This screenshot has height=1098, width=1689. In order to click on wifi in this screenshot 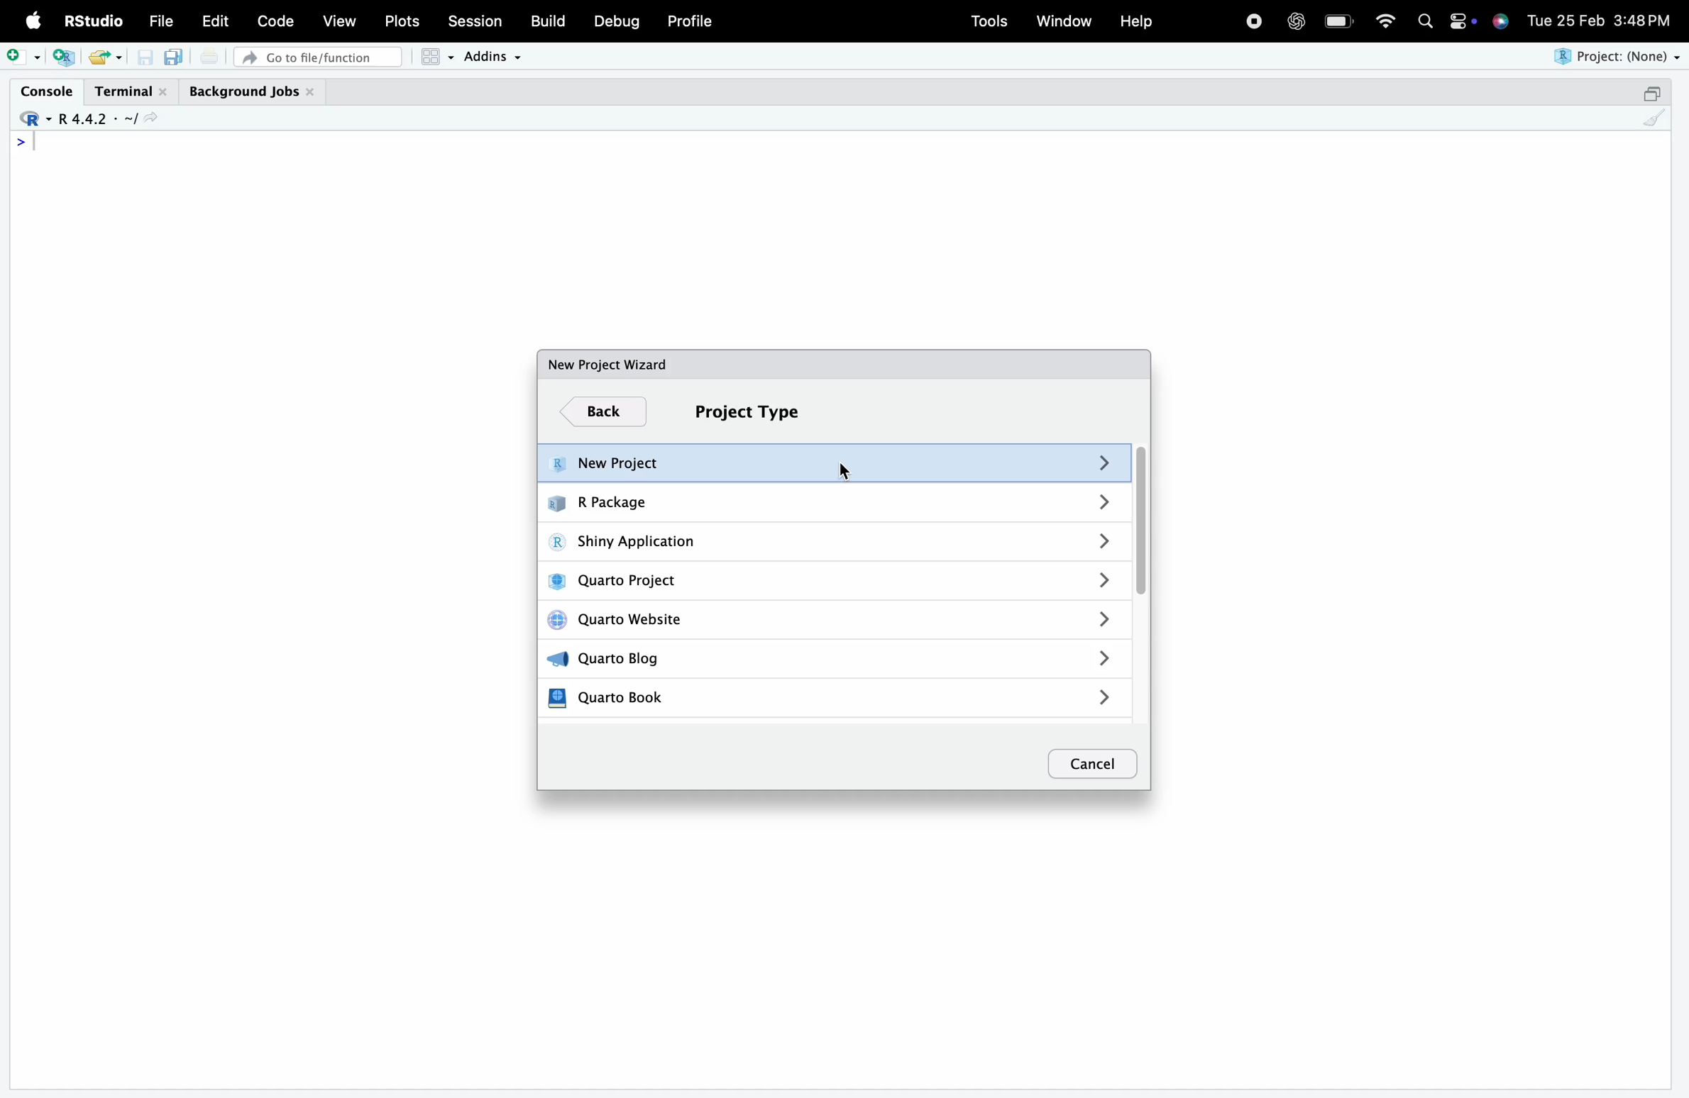, I will do `click(1385, 19)`.